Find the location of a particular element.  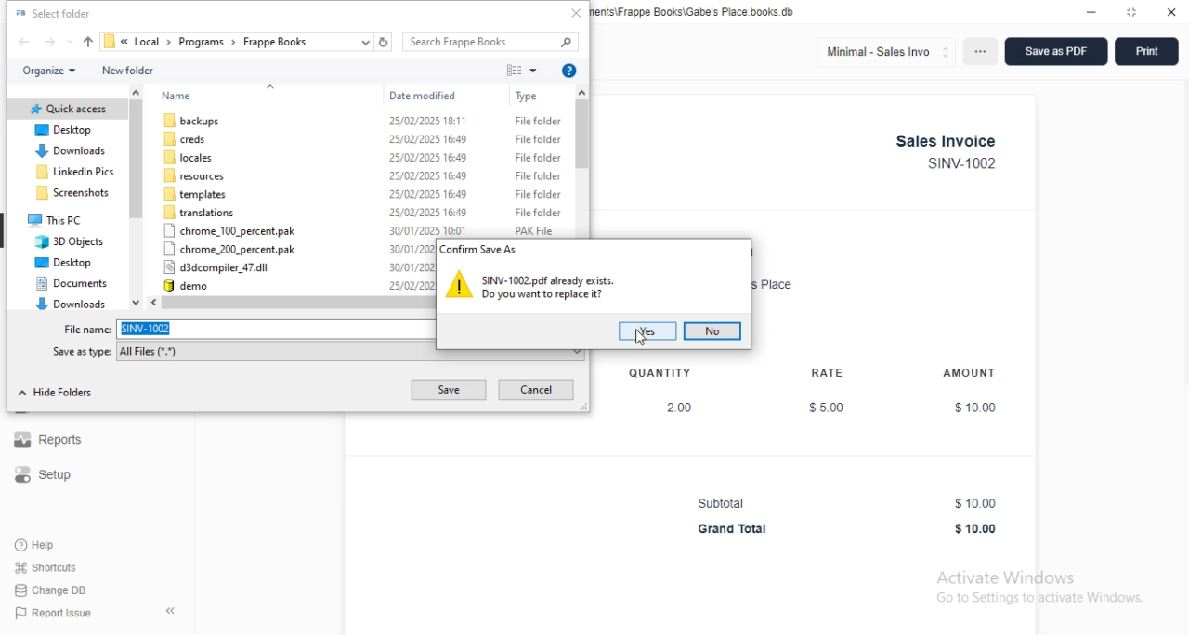

Gabe's Place - C:\Users\user\Documents\Frappe Books\Gabe's Place.books db is located at coordinates (694, 12).